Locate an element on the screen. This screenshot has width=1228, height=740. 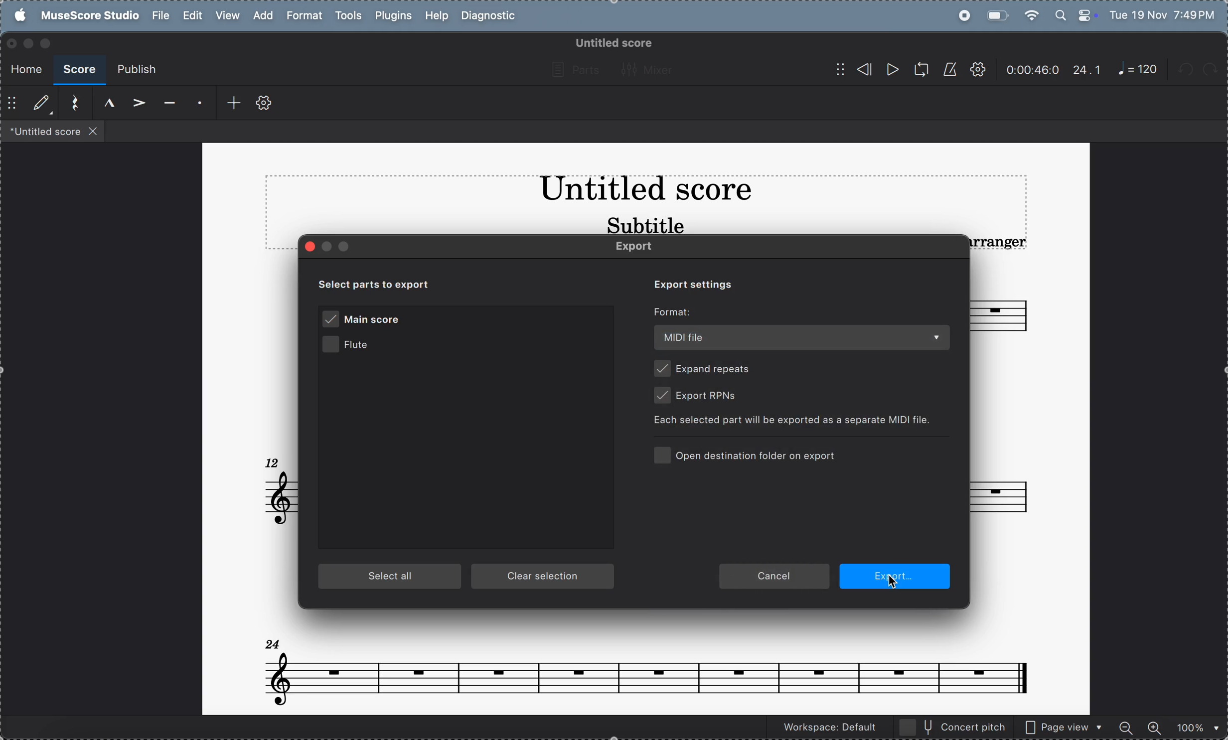
title is located at coordinates (645, 191).